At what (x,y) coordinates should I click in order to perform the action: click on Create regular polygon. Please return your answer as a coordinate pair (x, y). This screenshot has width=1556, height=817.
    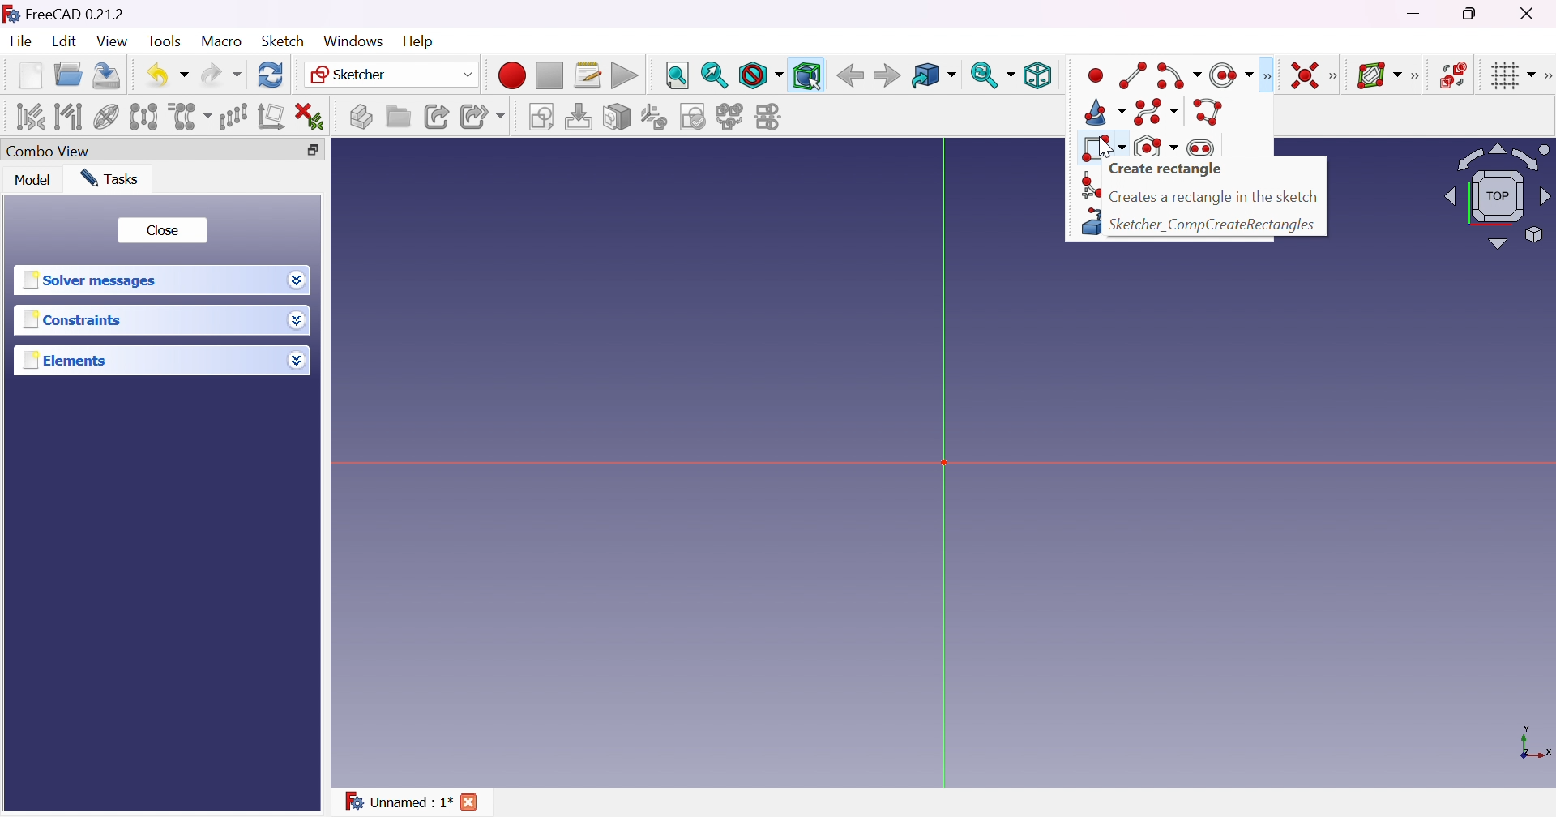
    Looking at the image, I should click on (1157, 147).